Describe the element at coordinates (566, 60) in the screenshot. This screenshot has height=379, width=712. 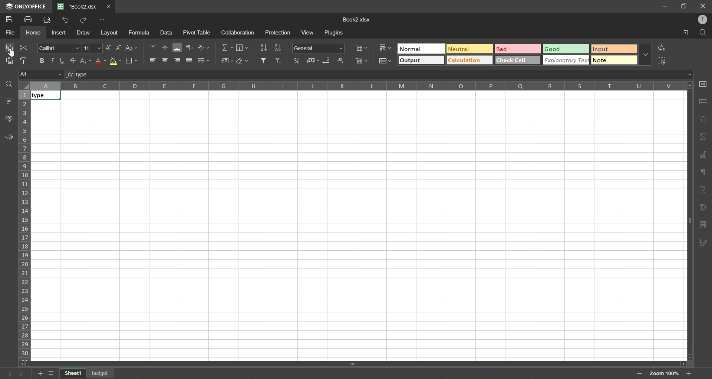
I see `explanatory text` at that location.